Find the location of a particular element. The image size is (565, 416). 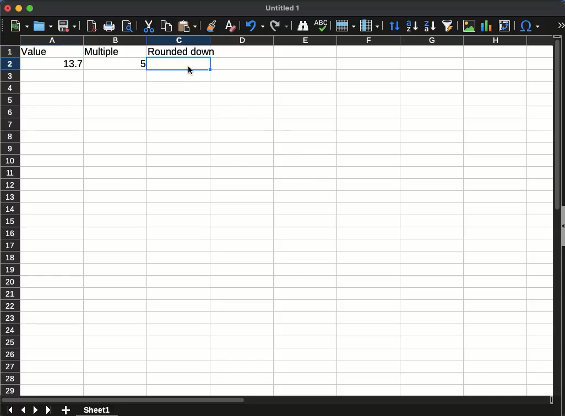

maximize is located at coordinates (31, 8).